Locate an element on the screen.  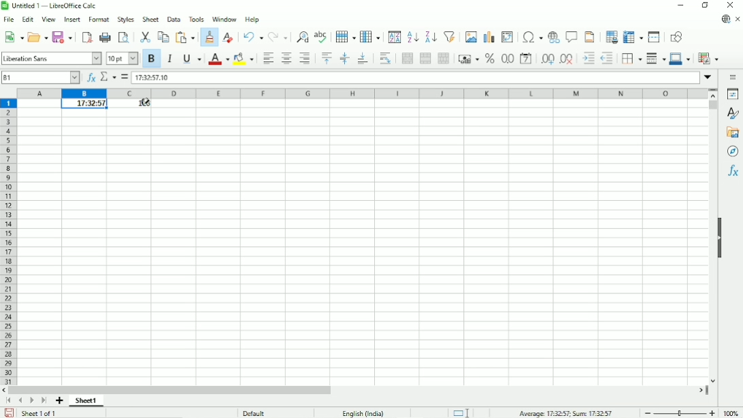
Restore down is located at coordinates (706, 5).